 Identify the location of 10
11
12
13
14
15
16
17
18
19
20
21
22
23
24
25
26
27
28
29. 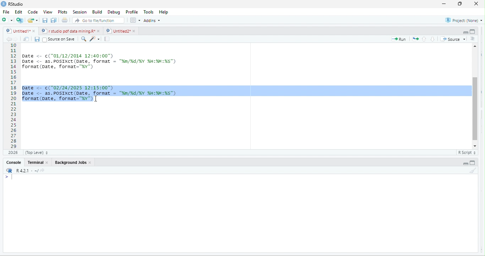
(11, 96).